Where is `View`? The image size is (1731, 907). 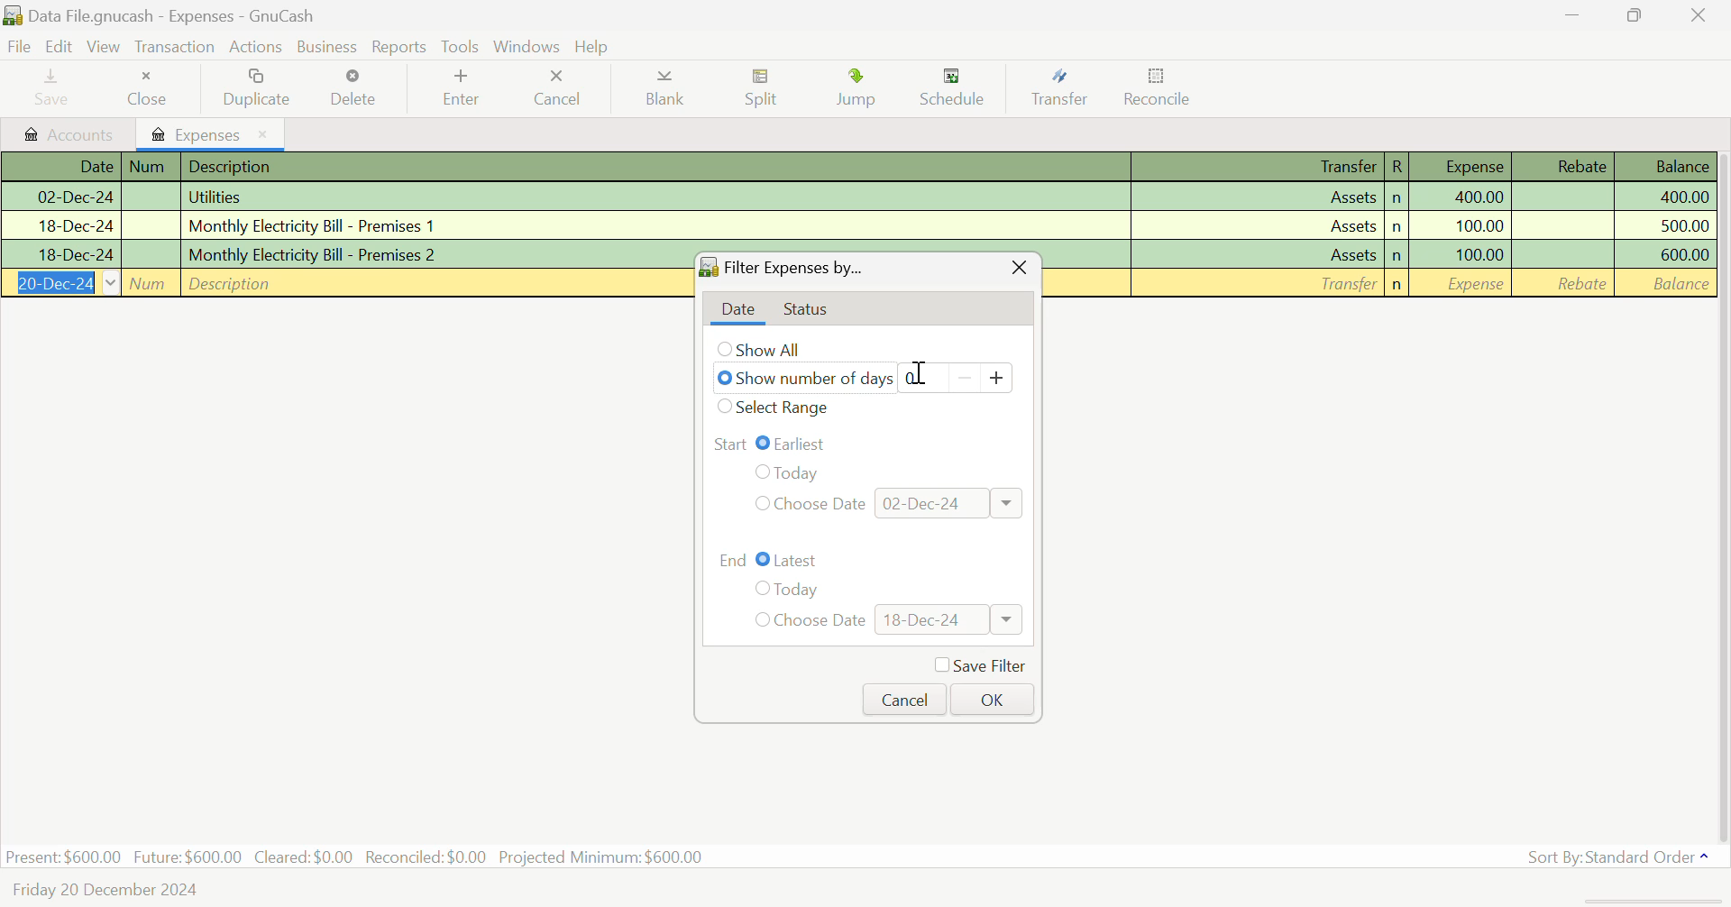 View is located at coordinates (104, 48).